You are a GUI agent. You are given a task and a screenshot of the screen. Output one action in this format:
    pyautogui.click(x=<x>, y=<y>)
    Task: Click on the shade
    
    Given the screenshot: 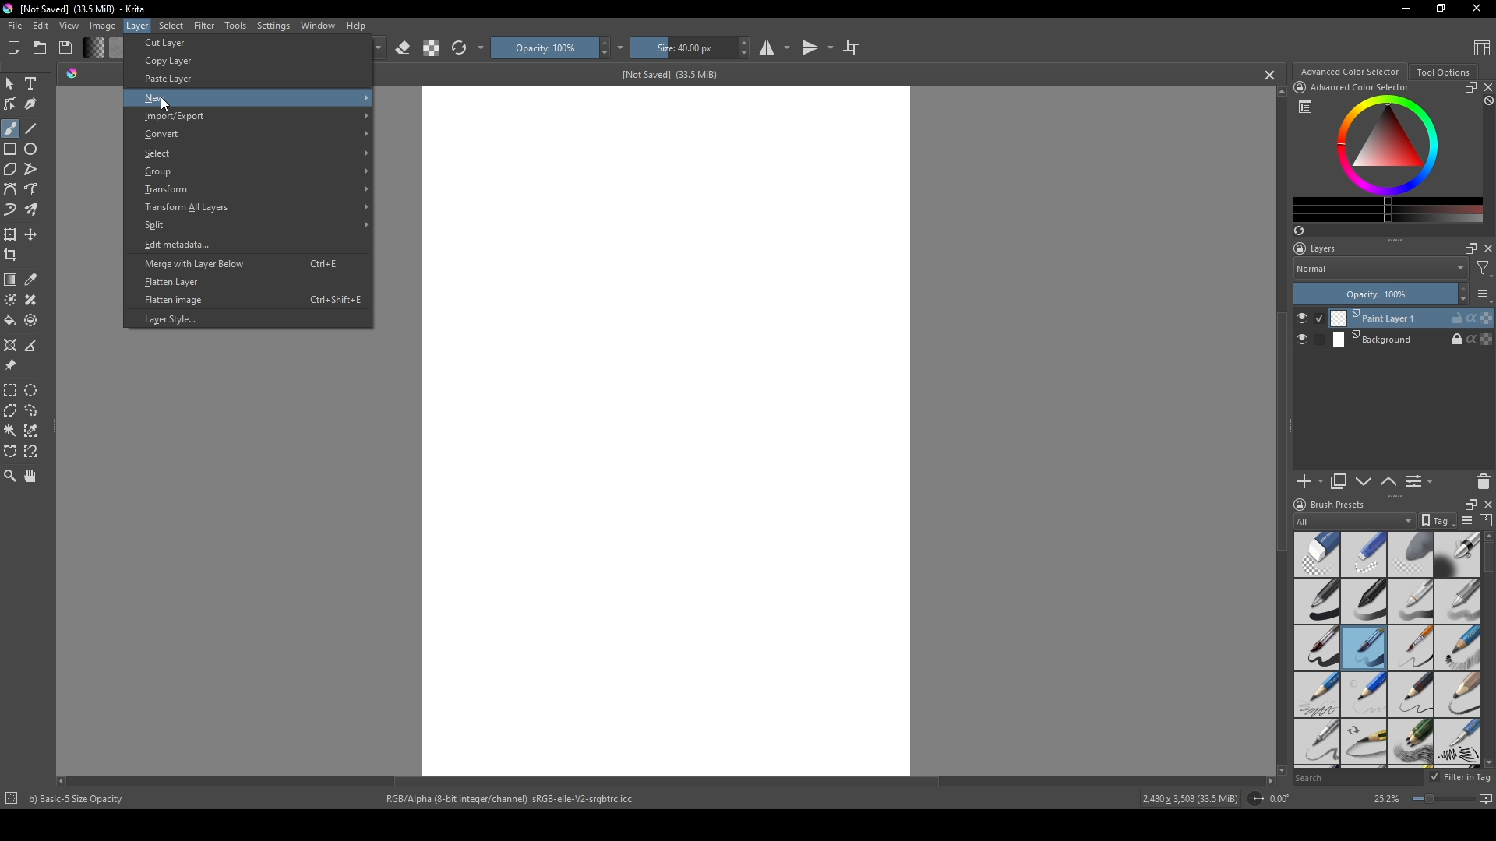 What is the action you would take?
    pyautogui.click(x=72, y=72)
    